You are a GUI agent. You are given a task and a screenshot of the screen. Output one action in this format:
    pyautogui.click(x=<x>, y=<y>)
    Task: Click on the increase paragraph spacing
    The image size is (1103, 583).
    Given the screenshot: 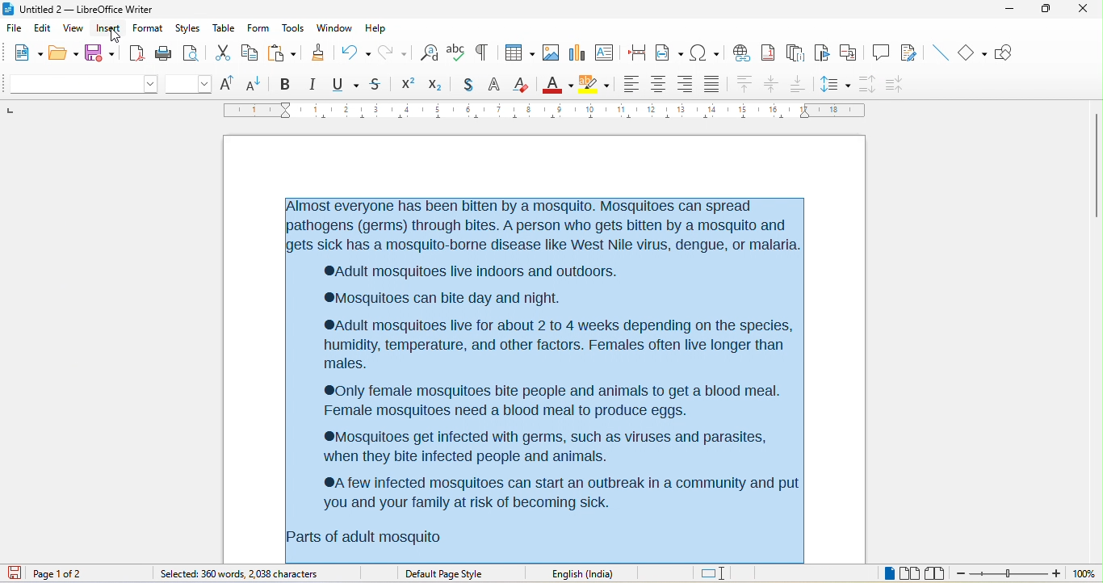 What is the action you would take?
    pyautogui.click(x=868, y=85)
    